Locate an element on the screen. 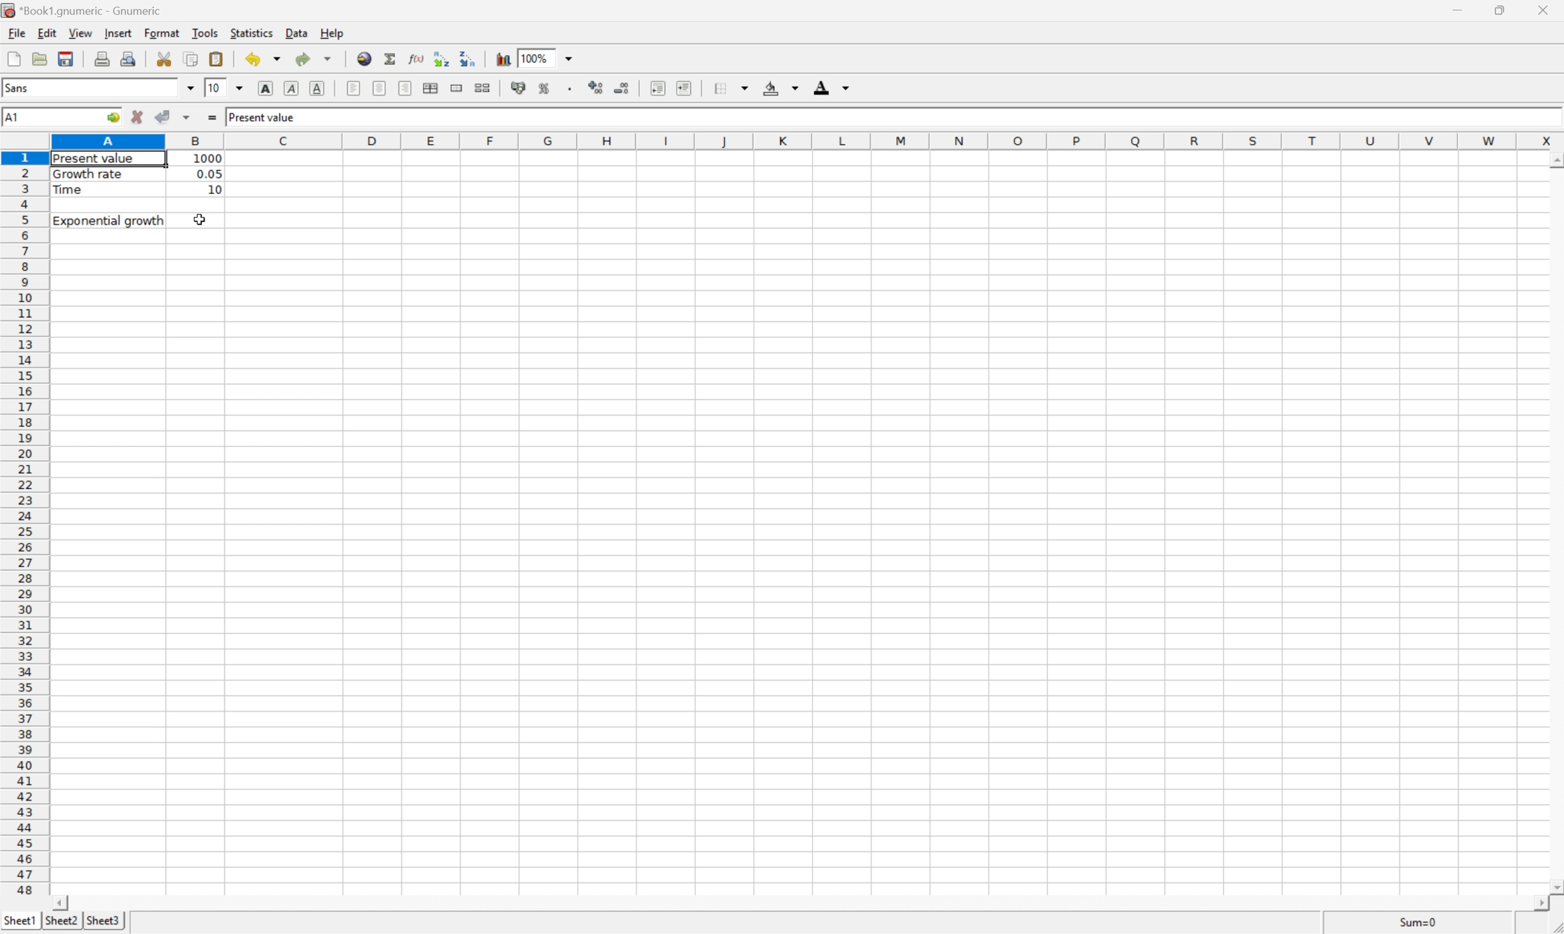 The height and width of the screenshot is (934, 1564). Set the format of the selected cells to include a thousands separator is located at coordinates (571, 89).